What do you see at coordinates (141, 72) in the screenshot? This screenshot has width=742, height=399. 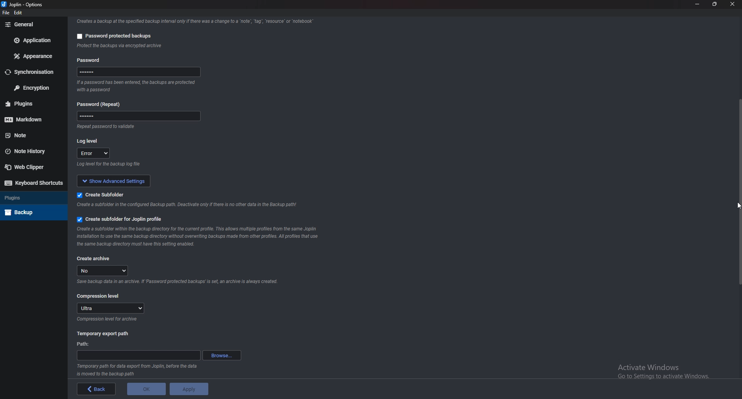 I see `password` at bounding box center [141, 72].